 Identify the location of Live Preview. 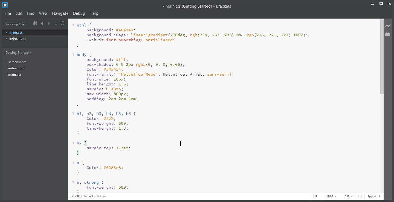
(388, 26).